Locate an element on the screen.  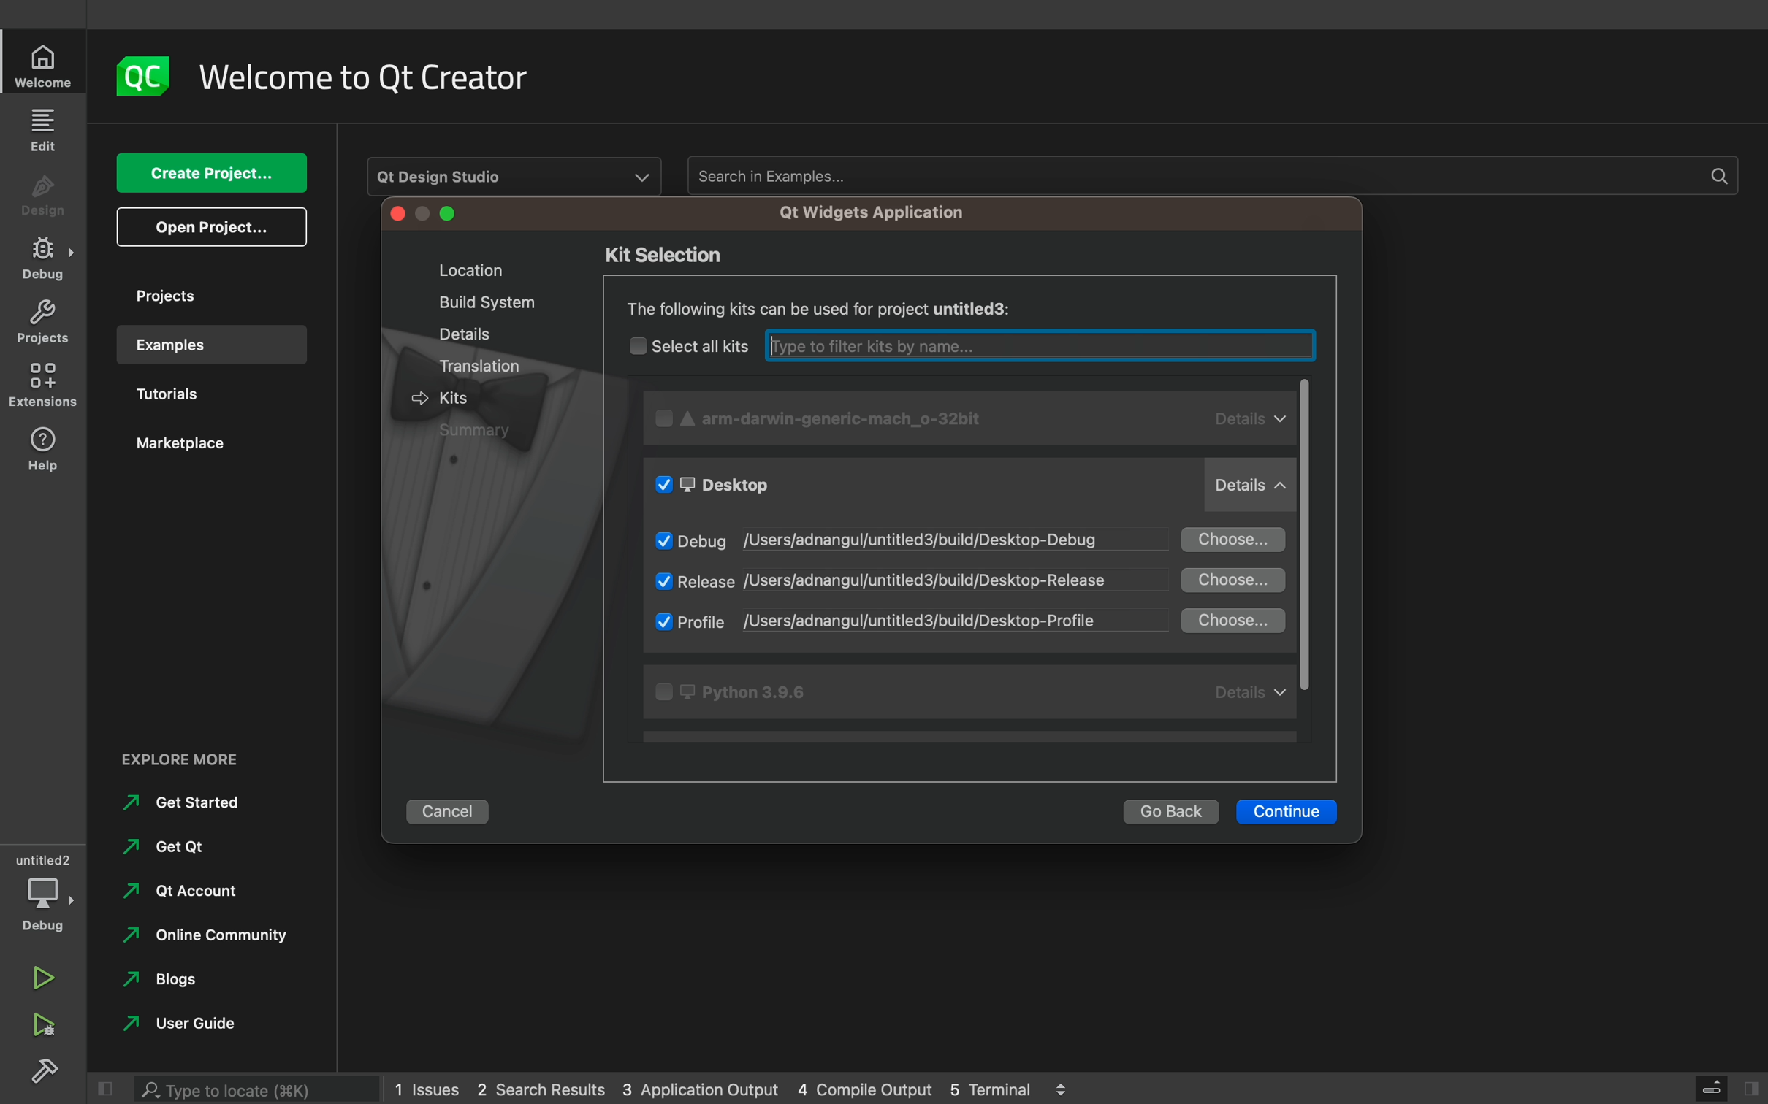
check button is located at coordinates (663, 582).